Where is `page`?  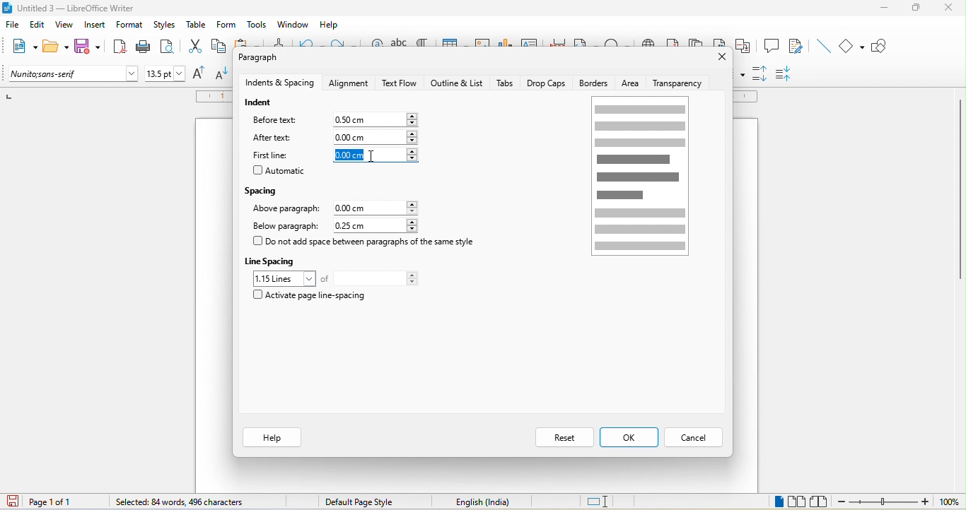
page is located at coordinates (641, 177).